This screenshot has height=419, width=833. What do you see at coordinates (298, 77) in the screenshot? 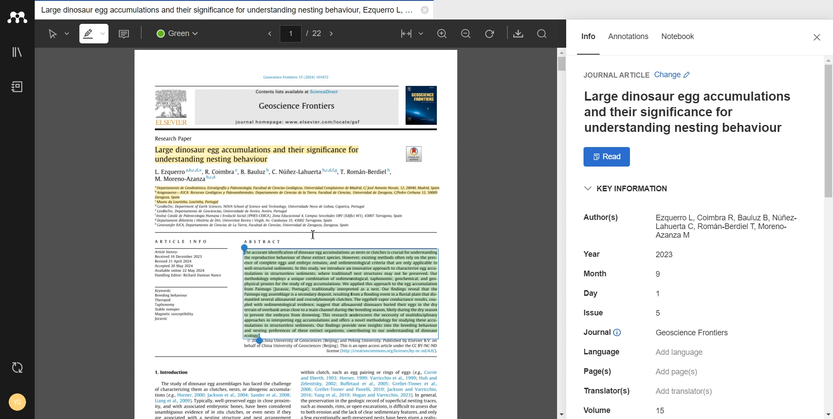
I see `header` at bounding box center [298, 77].